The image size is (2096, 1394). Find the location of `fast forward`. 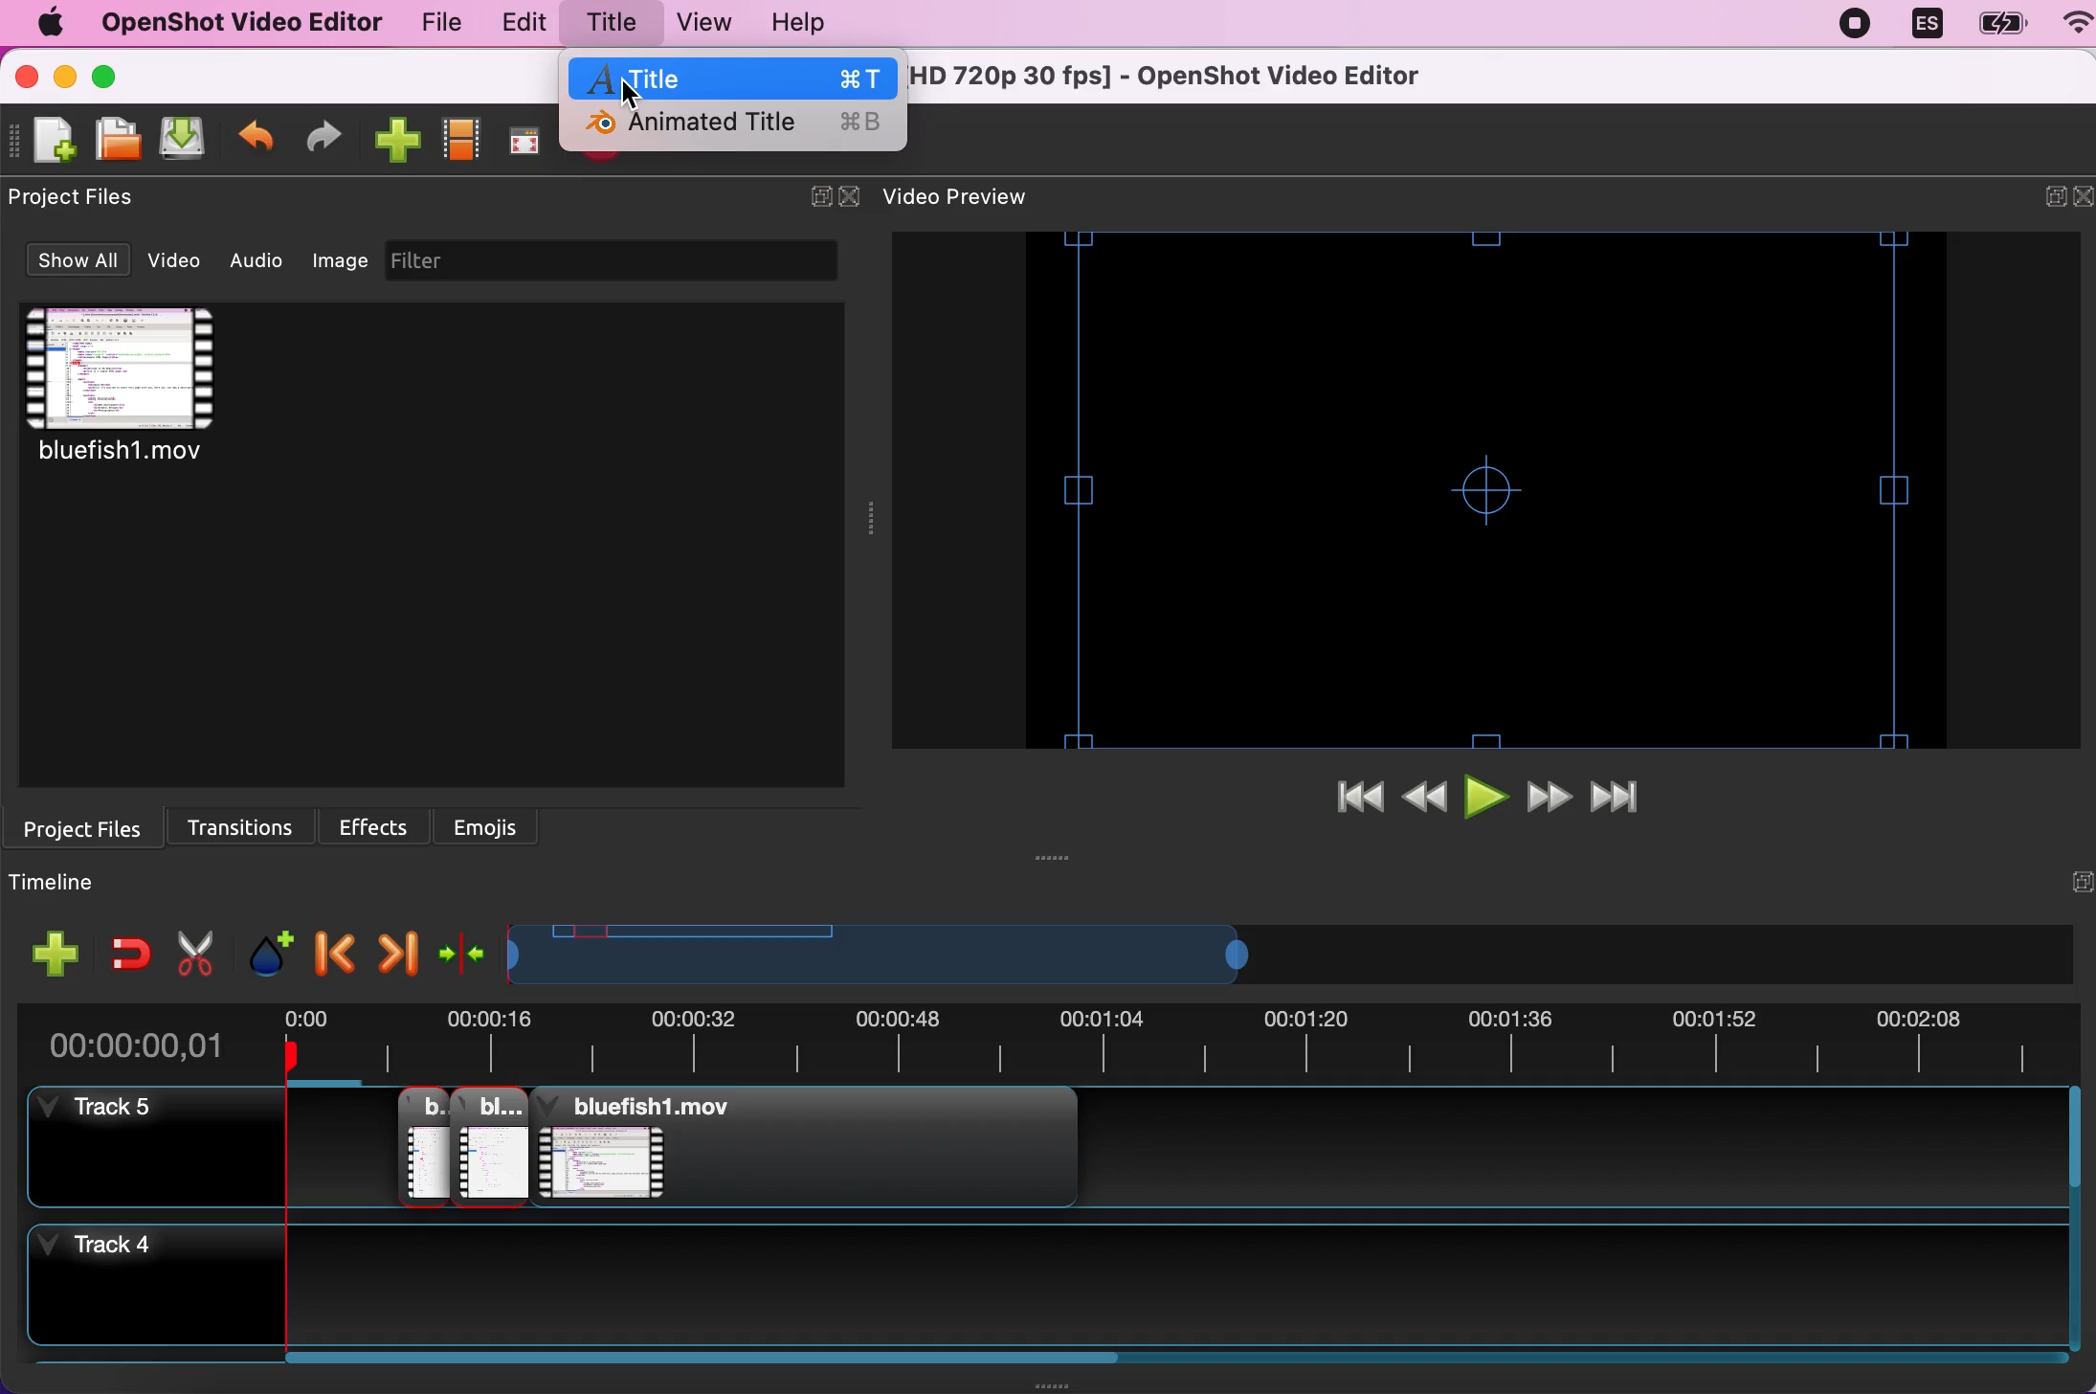

fast forward is located at coordinates (1551, 799).